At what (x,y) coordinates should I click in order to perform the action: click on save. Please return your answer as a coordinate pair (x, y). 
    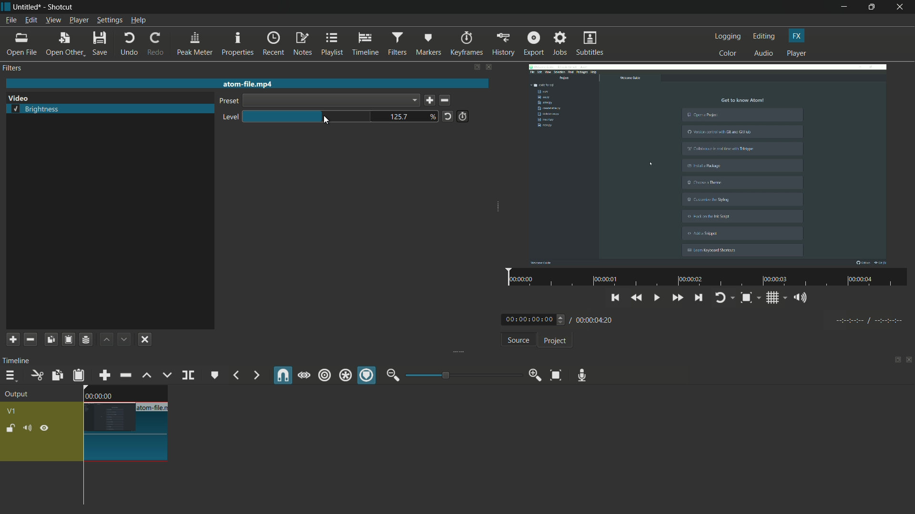
    Looking at the image, I should click on (101, 44).